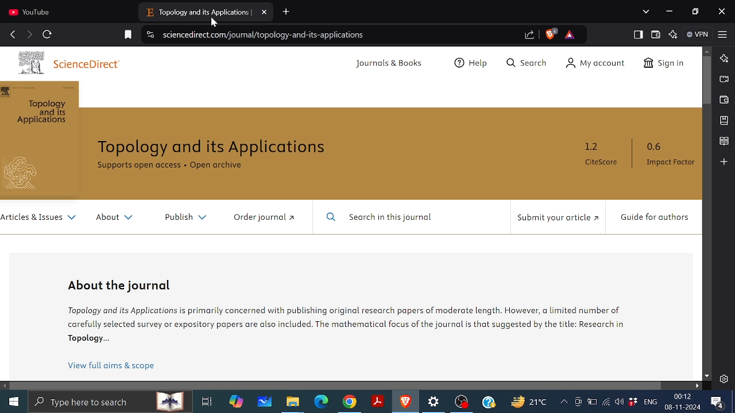 The height and width of the screenshot is (413, 735). I want to click on Adobe reader, so click(378, 402).